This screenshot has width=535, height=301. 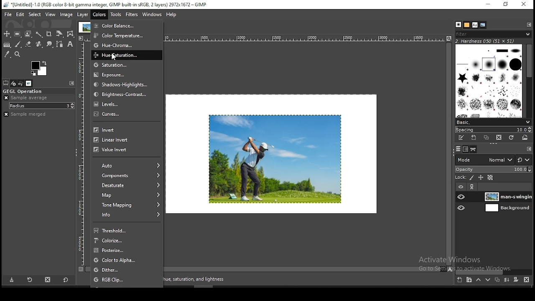 What do you see at coordinates (172, 14) in the screenshot?
I see `help` at bounding box center [172, 14].